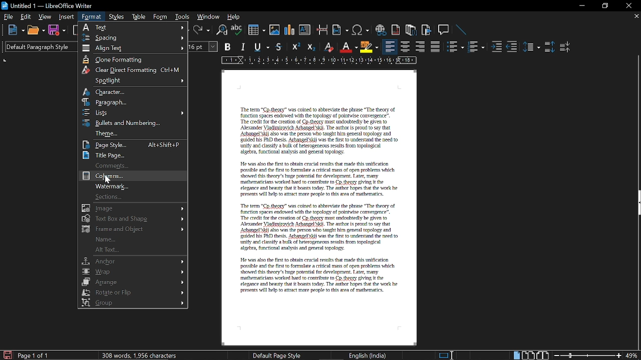 This screenshot has height=360, width=641. Describe the element at coordinates (634, 115) in the screenshot. I see `Scroll bar` at that location.